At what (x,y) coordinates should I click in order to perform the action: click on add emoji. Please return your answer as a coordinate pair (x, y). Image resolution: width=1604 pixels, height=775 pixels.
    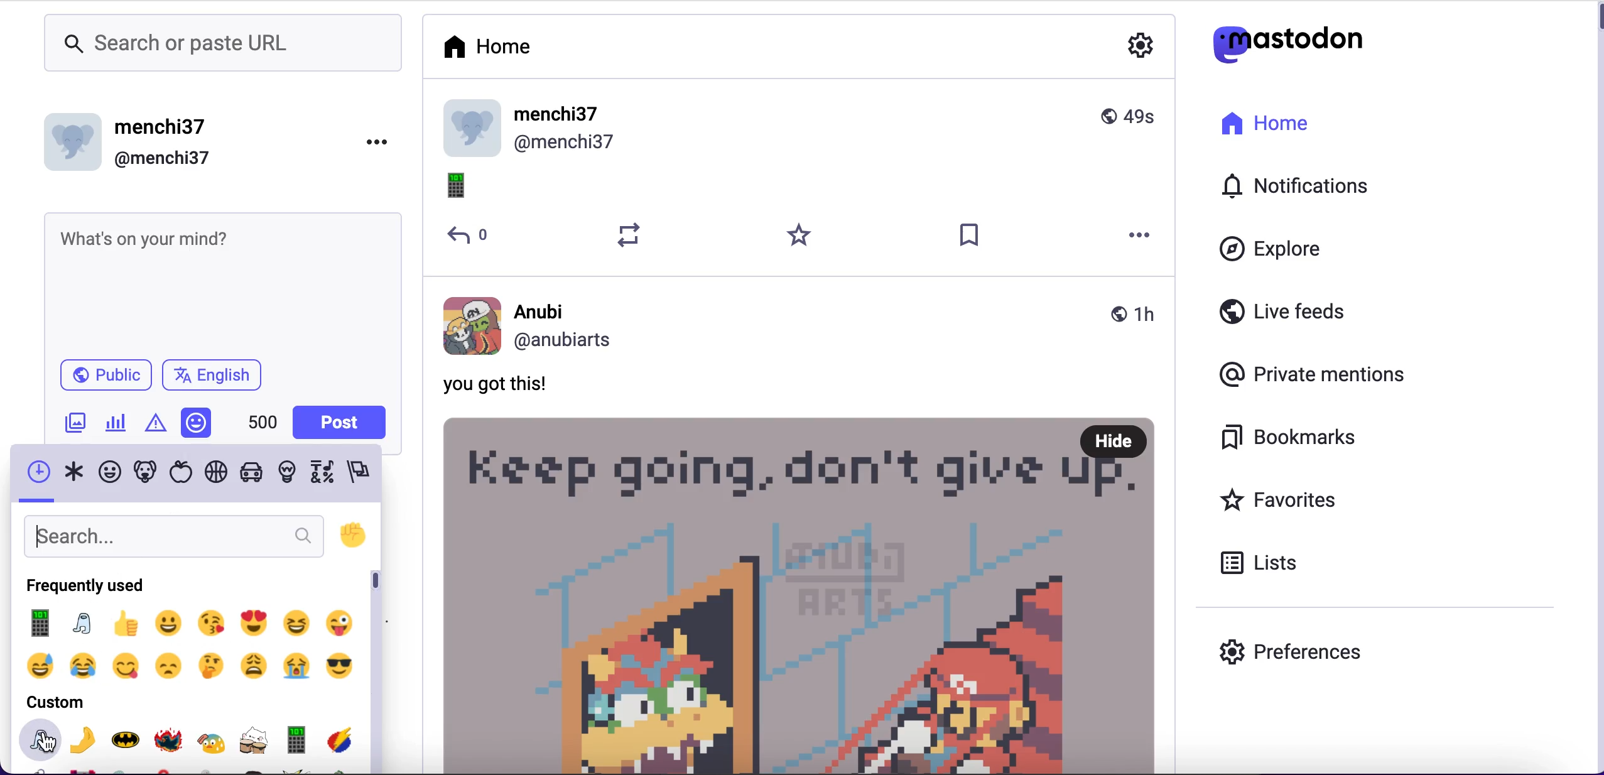
    Looking at the image, I should click on (197, 423).